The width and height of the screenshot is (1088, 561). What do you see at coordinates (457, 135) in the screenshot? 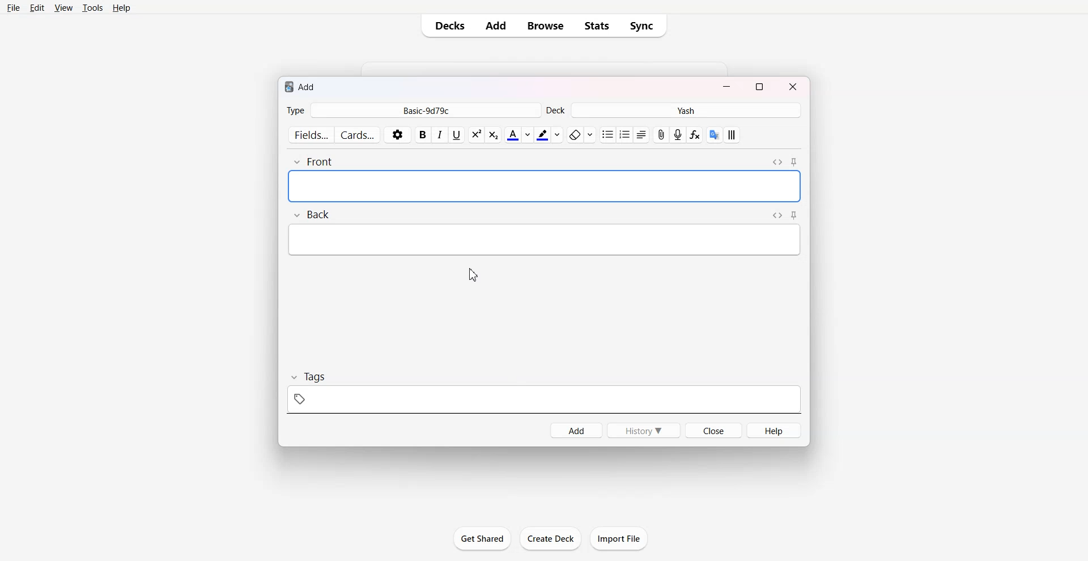
I see `Underline` at bounding box center [457, 135].